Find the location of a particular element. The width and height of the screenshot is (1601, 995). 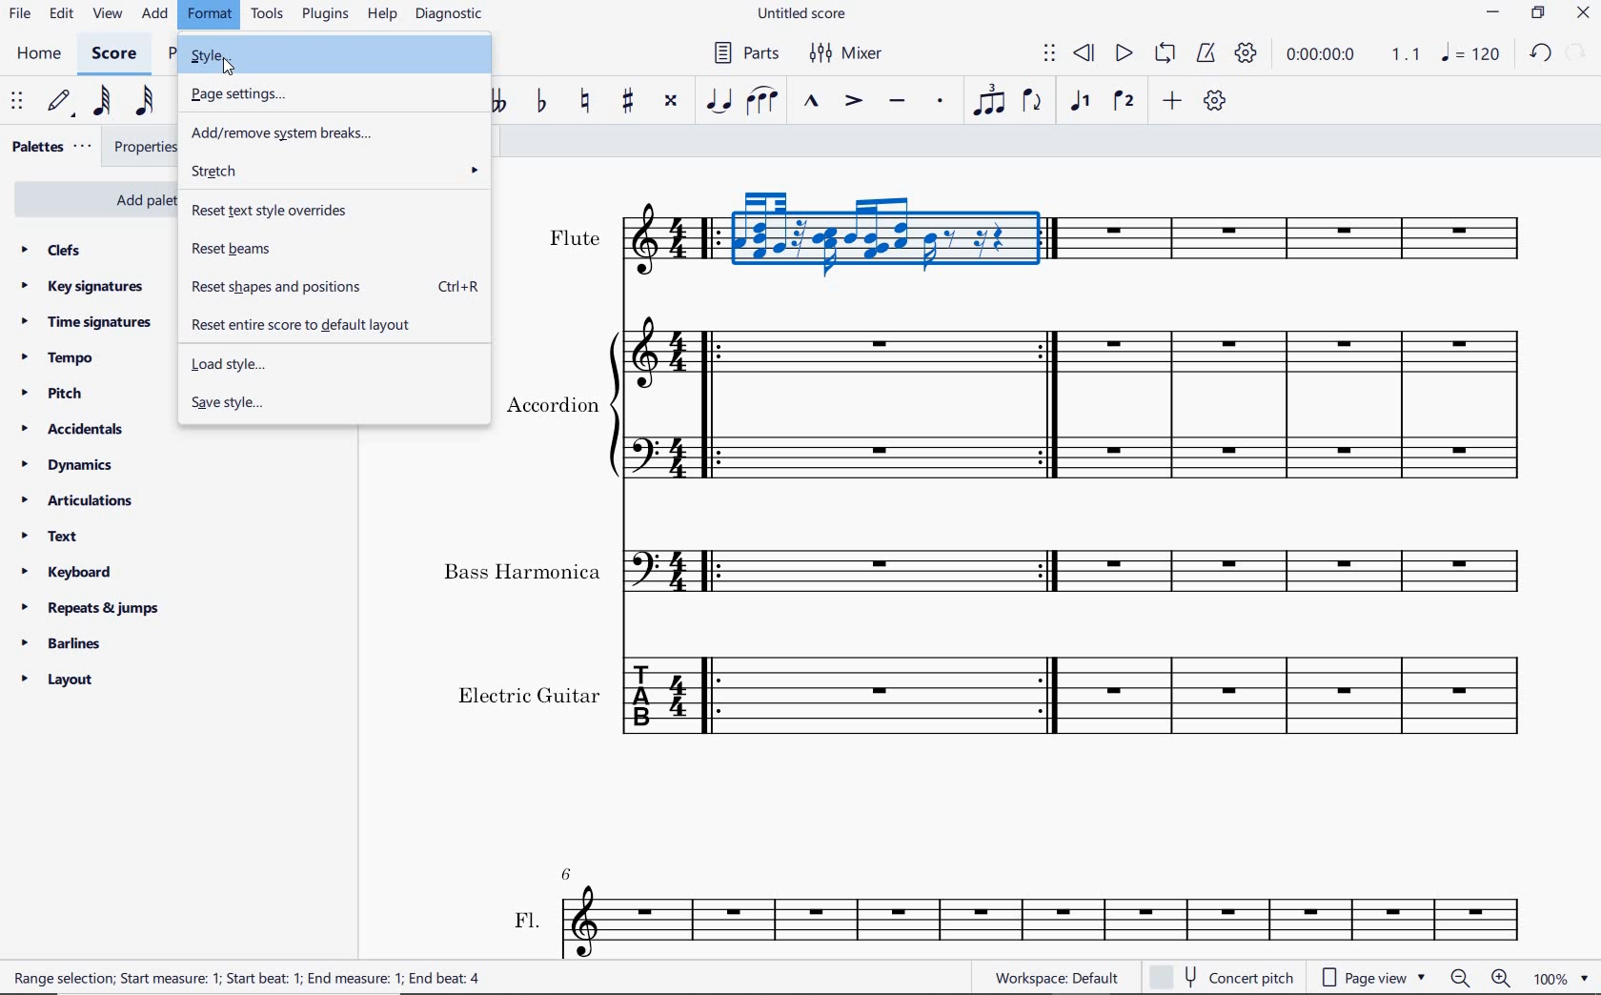

MINIMIZE is located at coordinates (1492, 15).